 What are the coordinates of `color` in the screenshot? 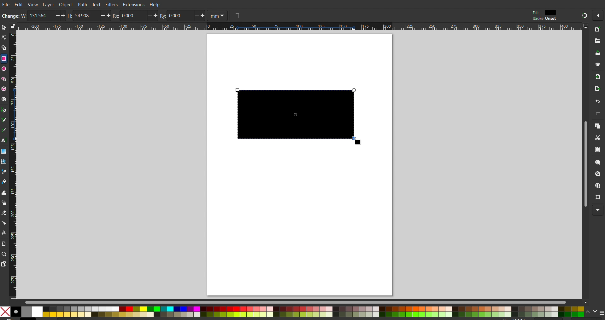 It's located at (552, 12).